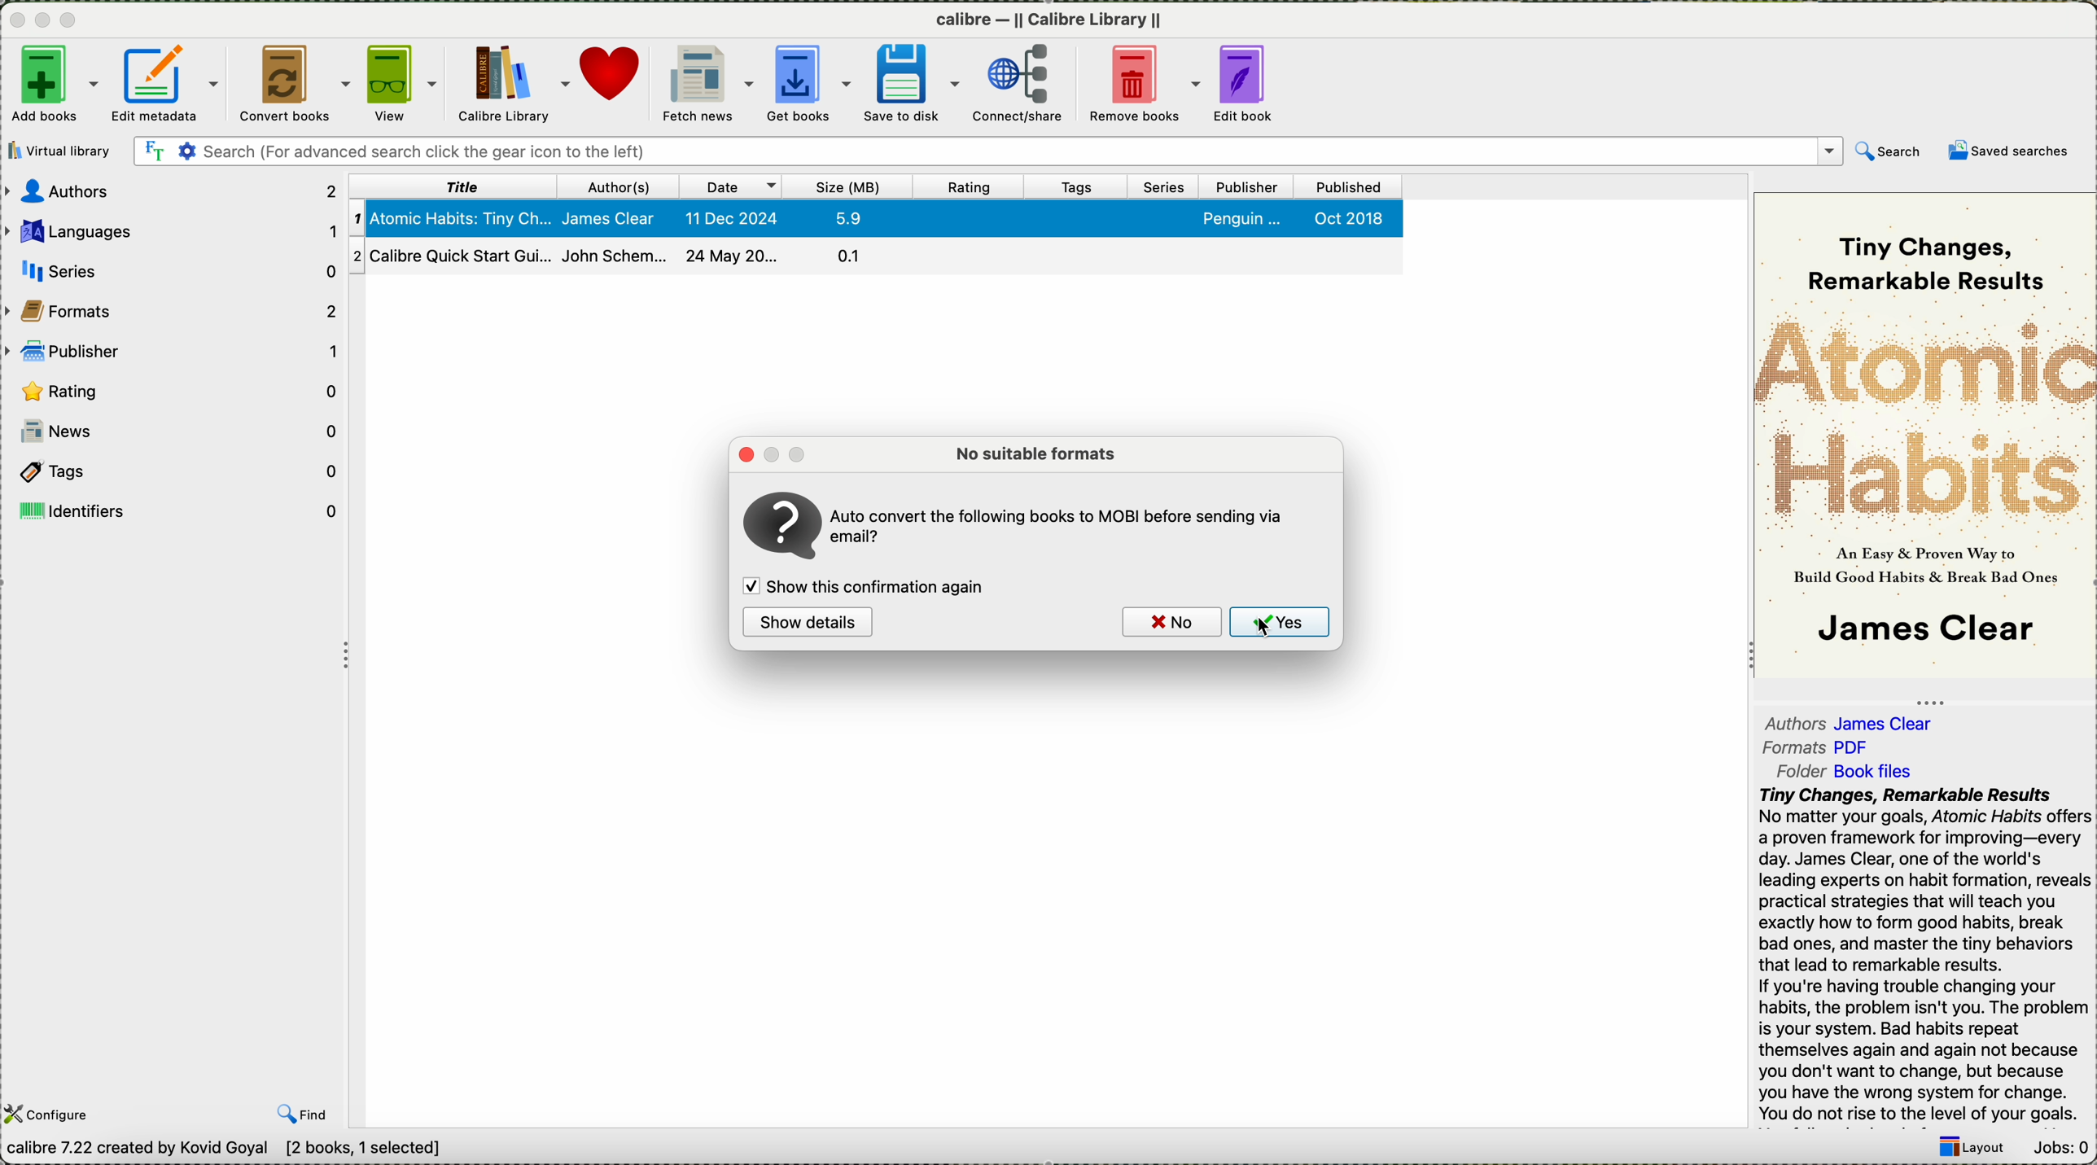 The image size is (2097, 1165). What do you see at coordinates (1925, 954) in the screenshot?
I see `summary` at bounding box center [1925, 954].